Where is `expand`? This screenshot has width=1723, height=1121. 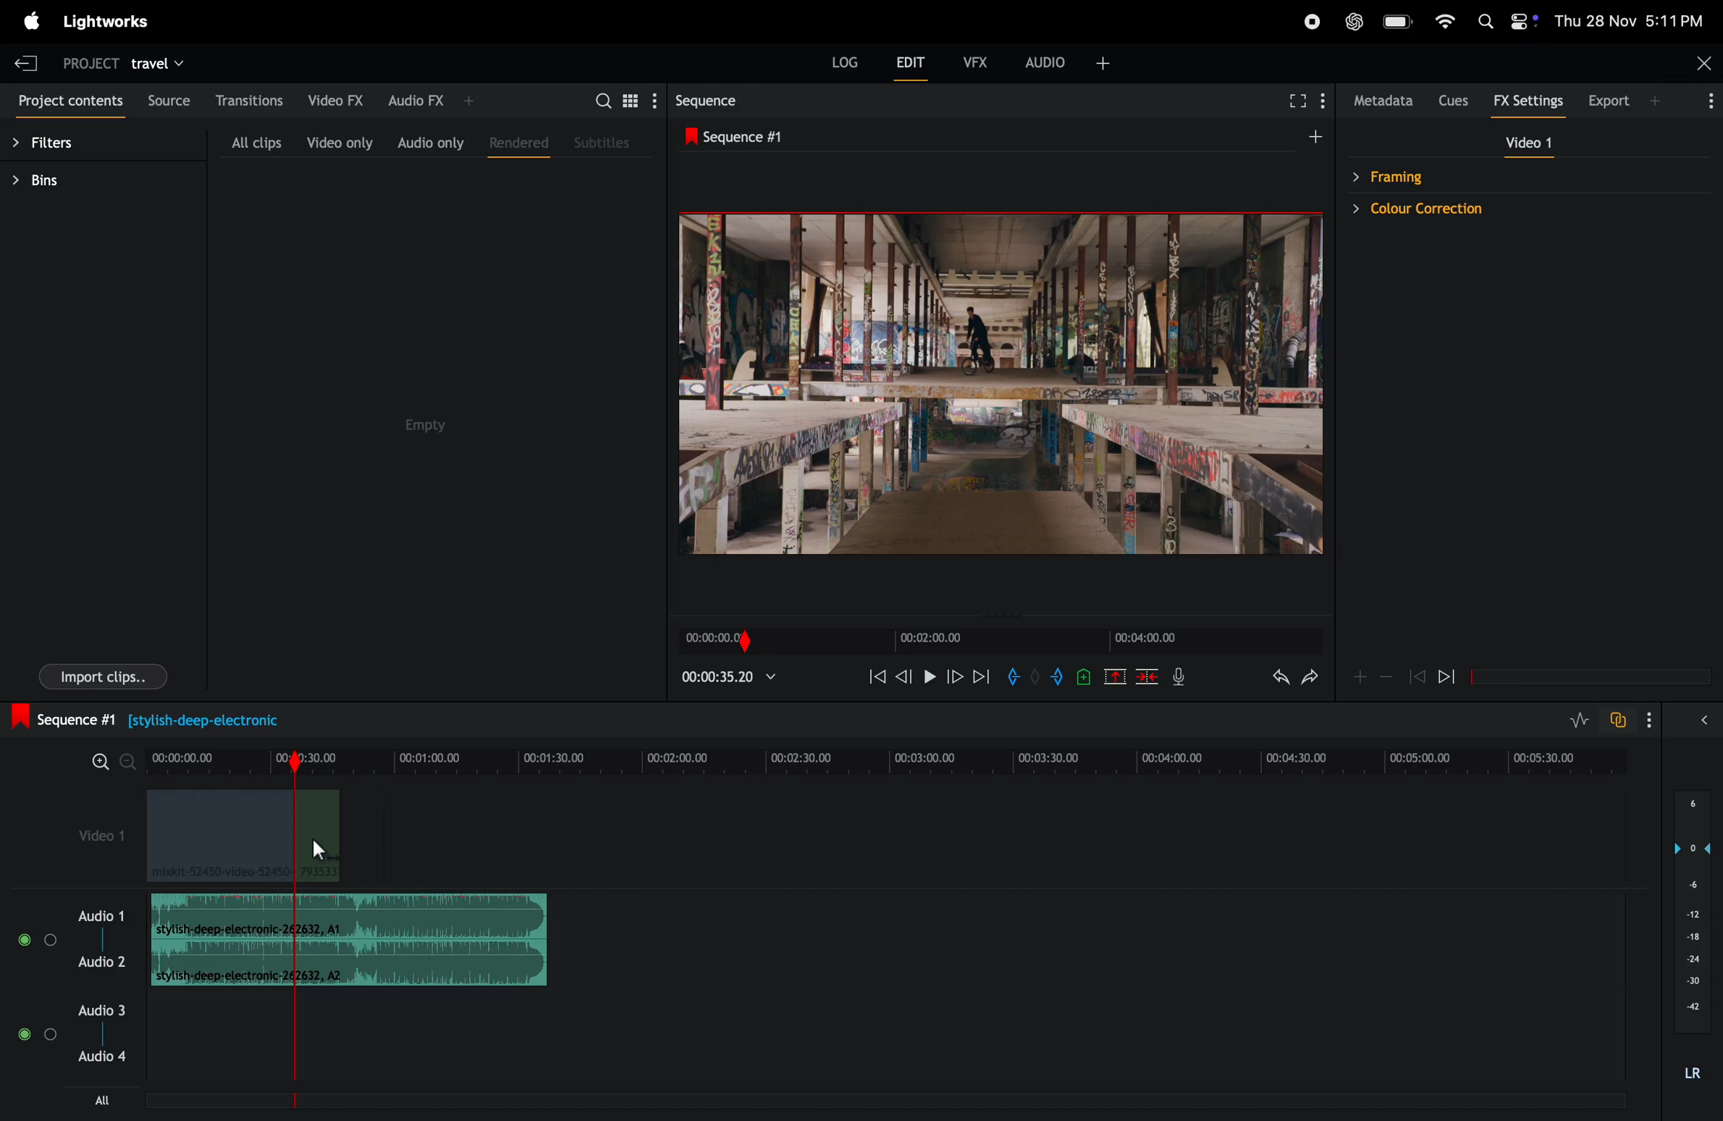 expand is located at coordinates (1700, 723).